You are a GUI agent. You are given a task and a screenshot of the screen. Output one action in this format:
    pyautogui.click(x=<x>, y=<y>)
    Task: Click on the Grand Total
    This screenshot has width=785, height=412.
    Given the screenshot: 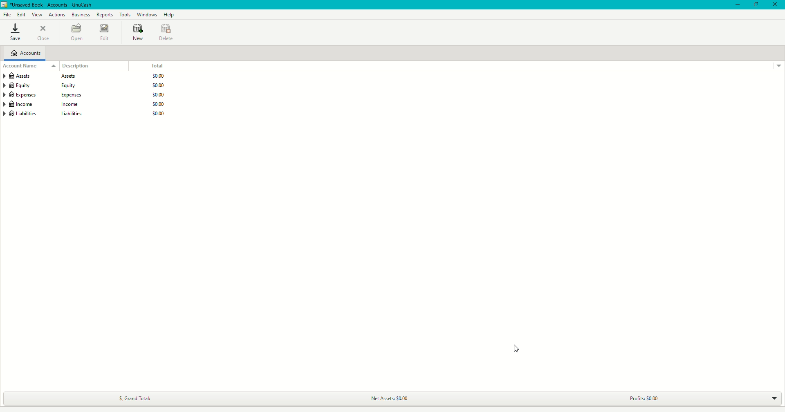 What is the action you would take?
    pyautogui.click(x=137, y=397)
    